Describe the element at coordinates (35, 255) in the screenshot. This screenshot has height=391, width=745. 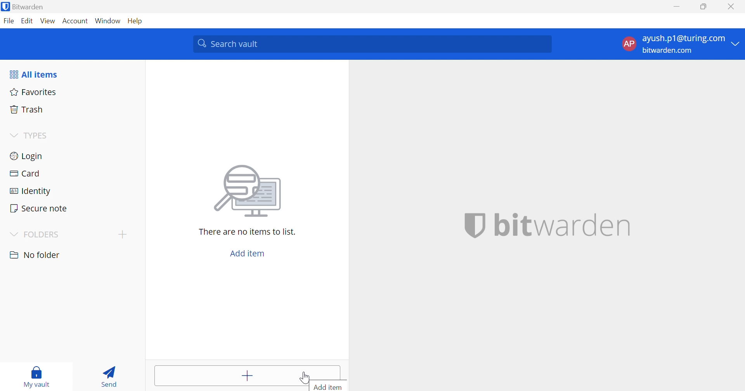
I see `nO FOLDER` at that location.